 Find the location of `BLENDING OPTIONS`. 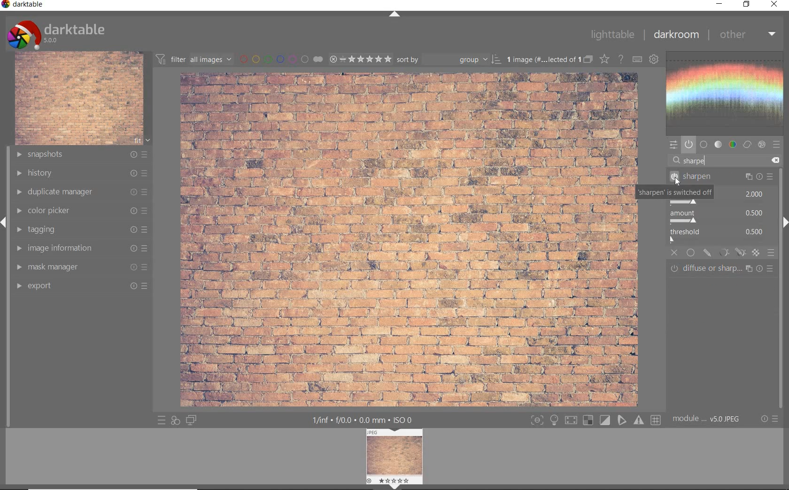

BLENDING OPTIONS is located at coordinates (771, 253).